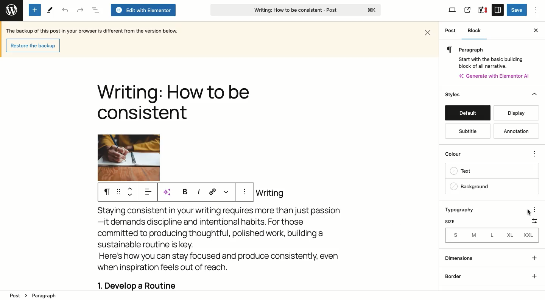 This screenshot has width=545, height=300. Describe the element at coordinates (226, 222) in the screenshot. I see `typing` at that location.